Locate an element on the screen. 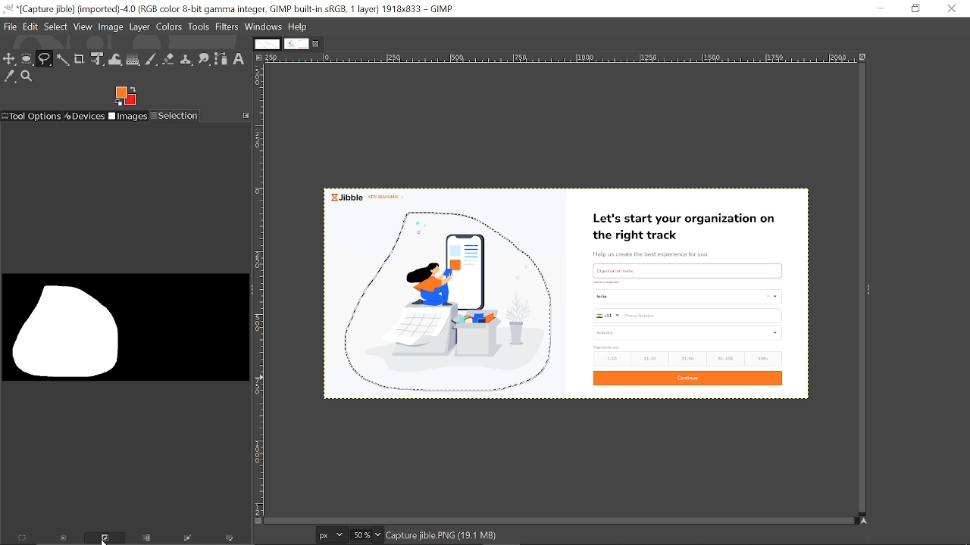  Path tool is located at coordinates (222, 59).